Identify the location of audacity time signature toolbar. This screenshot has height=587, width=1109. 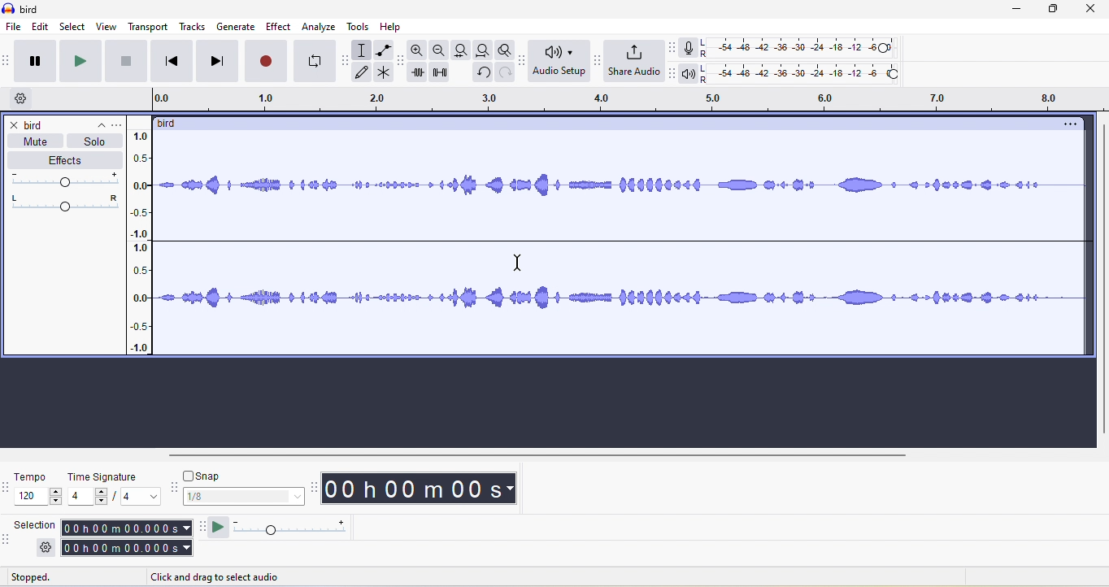
(7, 488).